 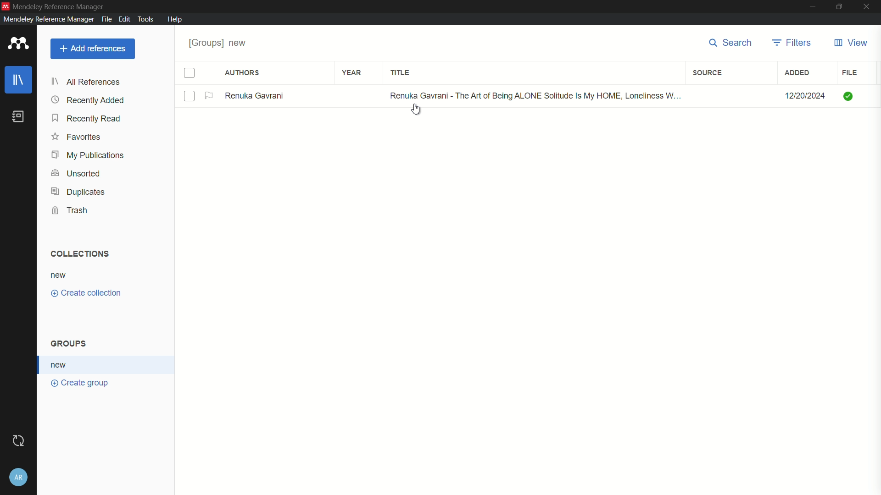 What do you see at coordinates (88, 119) in the screenshot?
I see `recently read` at bounding box center [88, 119].